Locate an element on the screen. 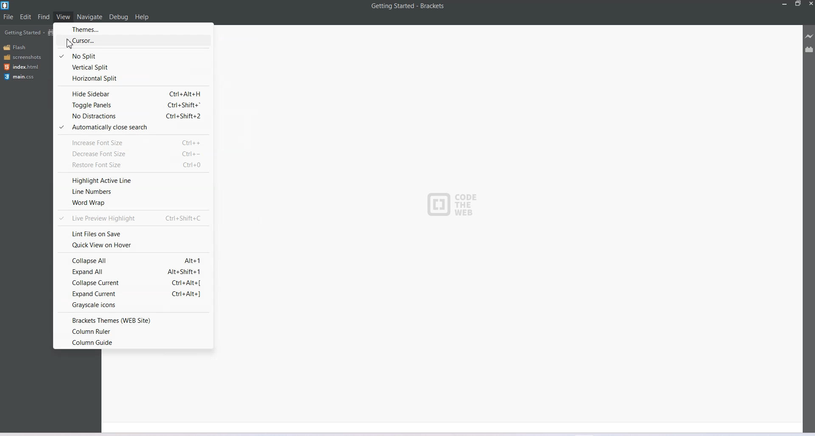 The height and width of the screenshot is (436, 815). Hide sidebar is located at coordinates (132, 92).